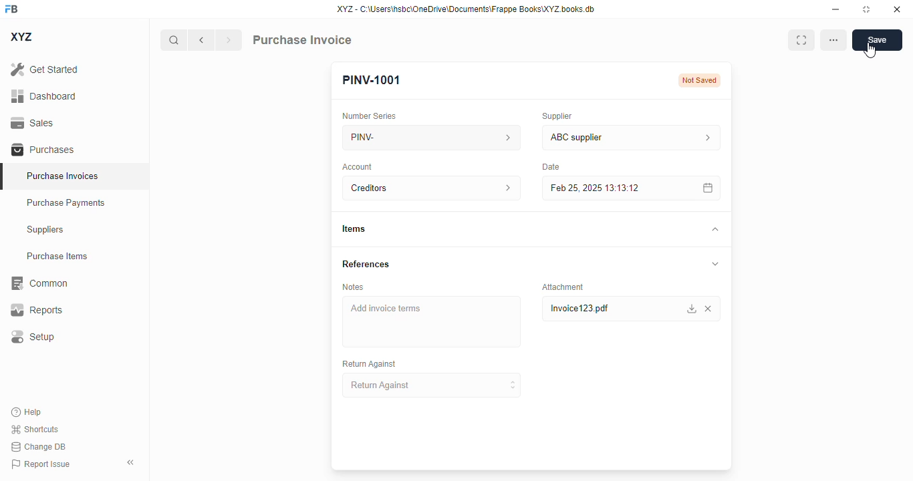 This screenshot has height=481, width=913. I want to click on purchase items, so click(57, 256).